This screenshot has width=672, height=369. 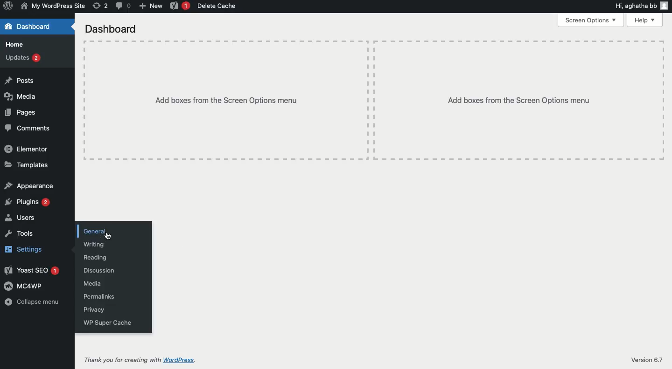 I want to click on Media, so click(x=92, y=283).